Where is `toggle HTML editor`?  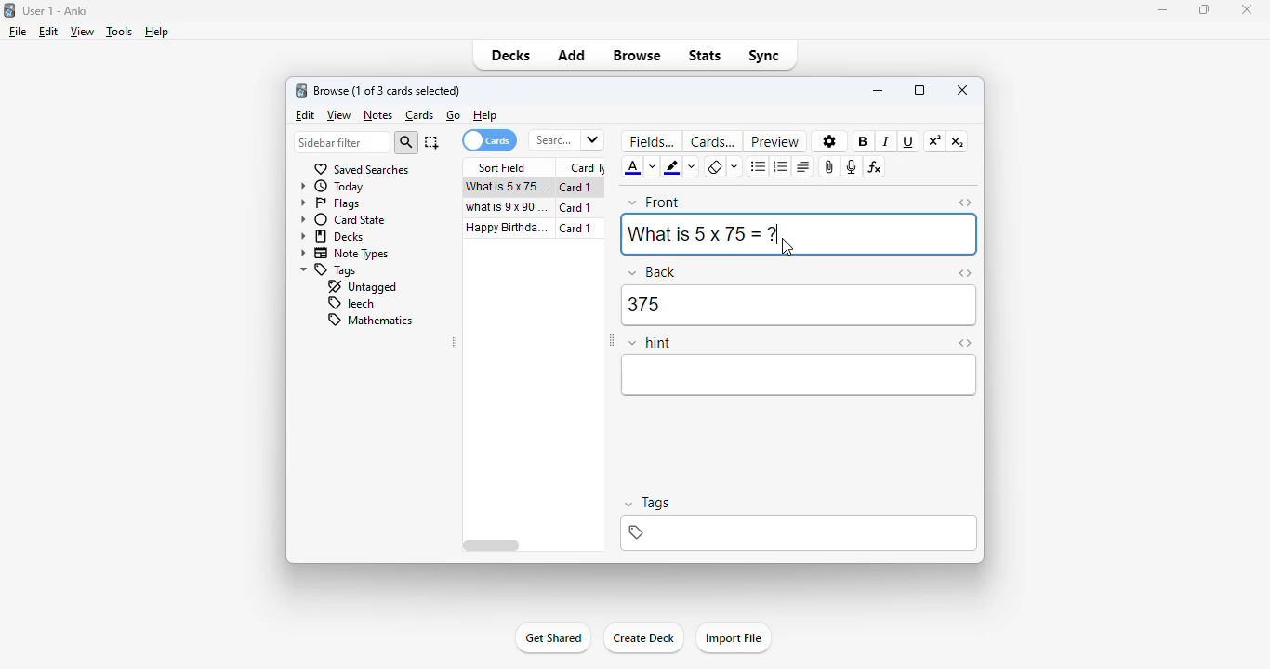
toggle HTML editor is located at coordinates (964, 274).